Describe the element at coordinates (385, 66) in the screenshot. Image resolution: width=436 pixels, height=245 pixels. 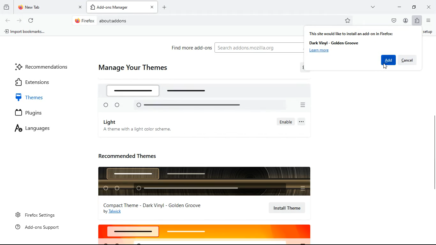
I see `Cursor` at that location.